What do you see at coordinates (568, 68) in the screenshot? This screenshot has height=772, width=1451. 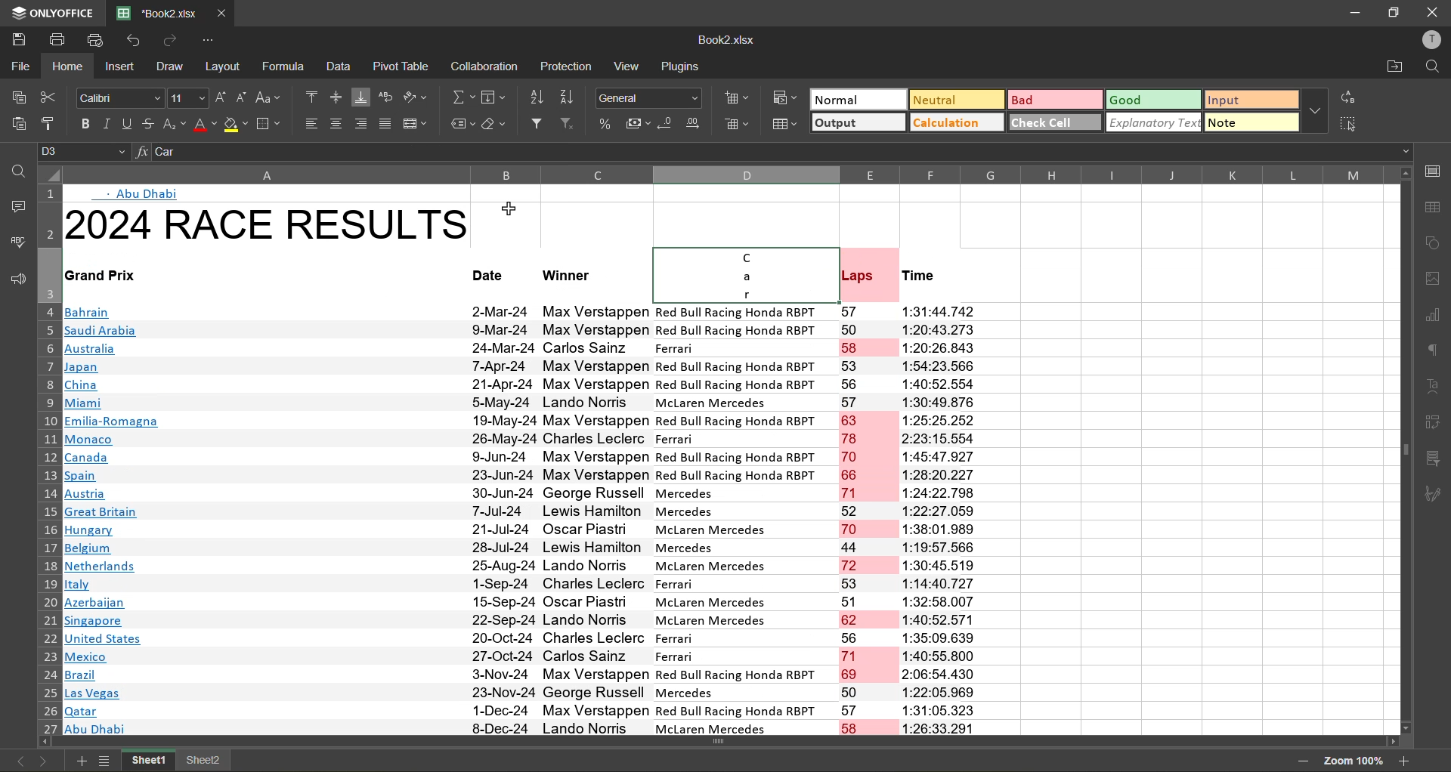 I see `protection` at bounding box center [568, 68].